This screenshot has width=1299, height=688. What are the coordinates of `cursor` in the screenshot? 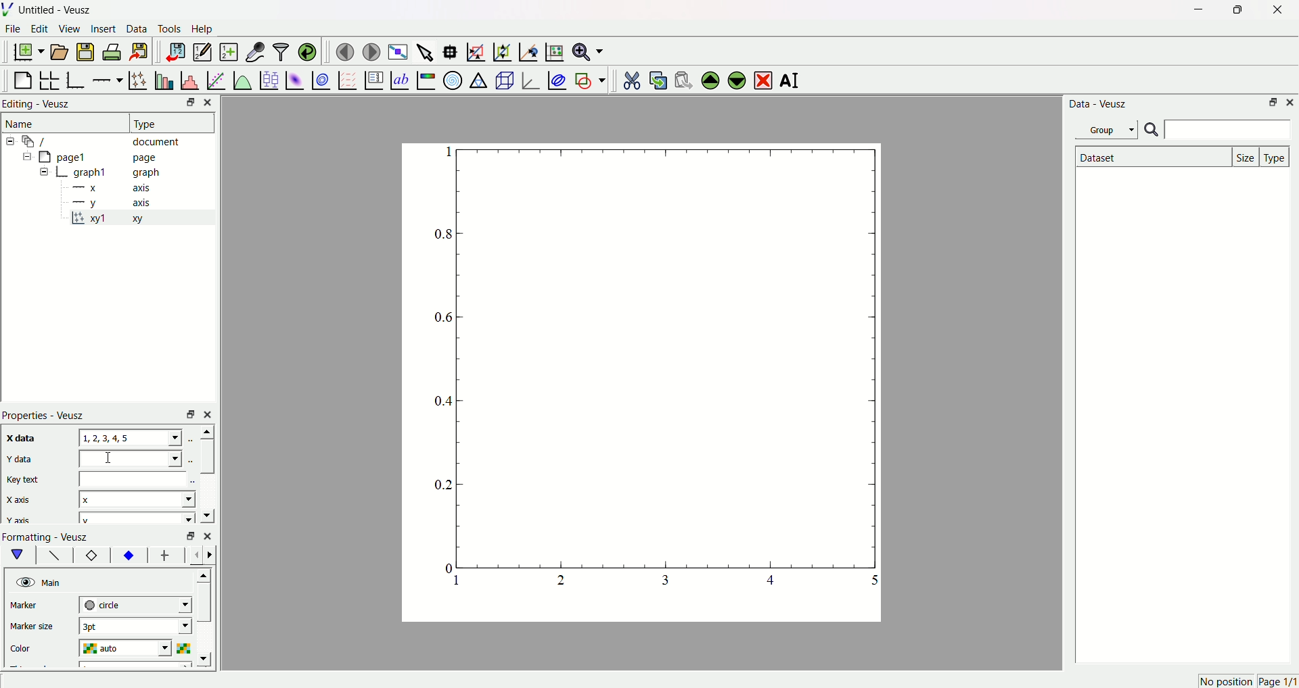 It's located at (112, 460).